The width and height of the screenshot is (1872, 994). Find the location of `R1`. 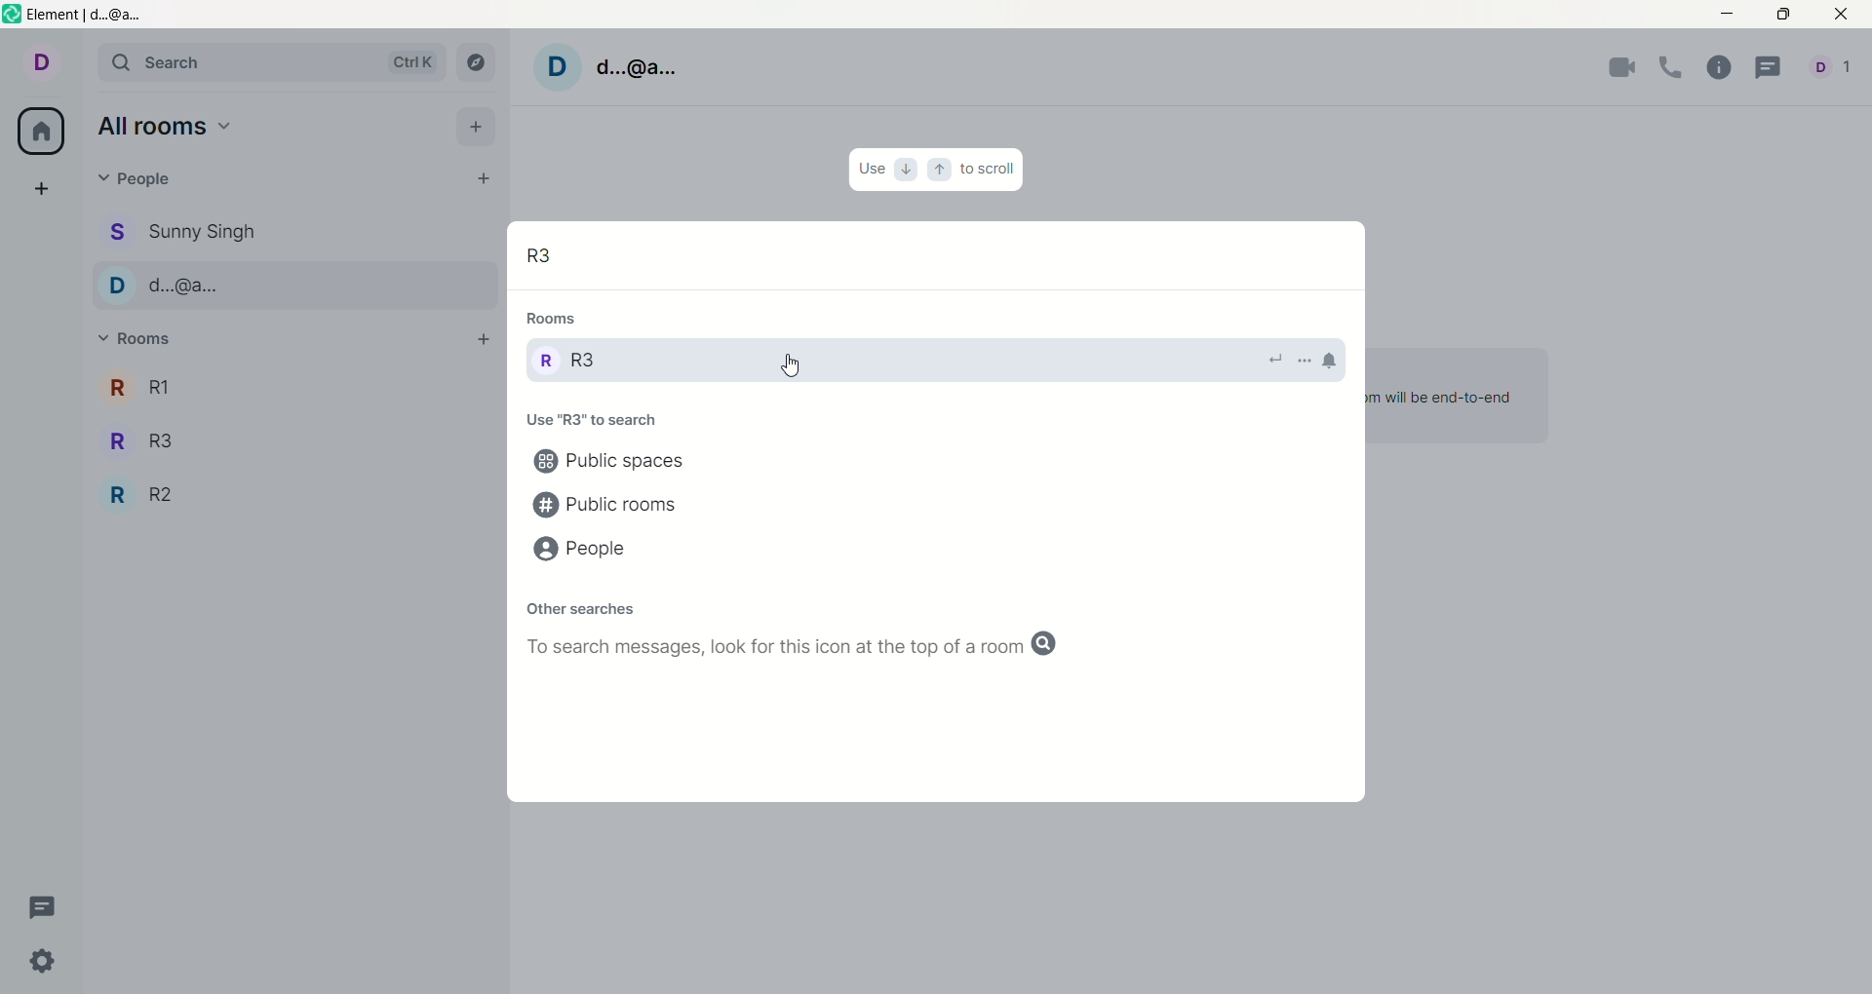

R1 is located at coordinates (134, 389).